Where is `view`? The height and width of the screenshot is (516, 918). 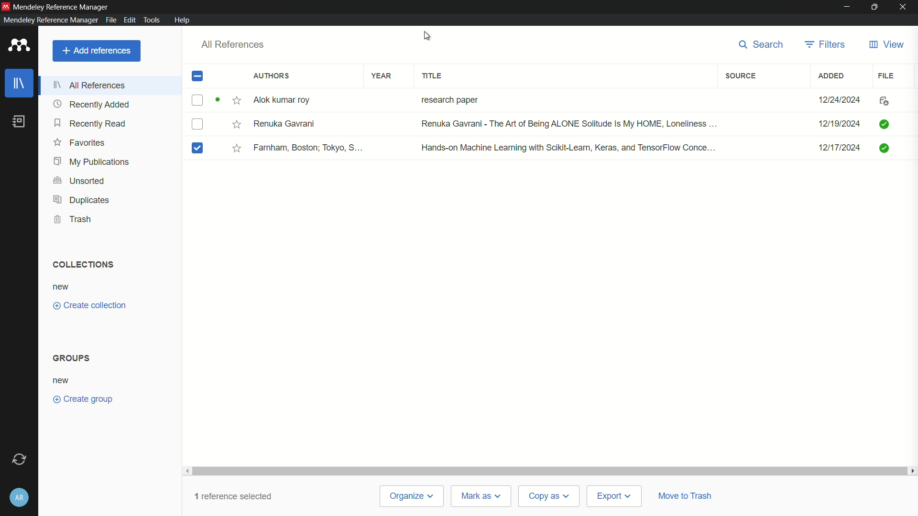
view is located at coordinates (886, 45).